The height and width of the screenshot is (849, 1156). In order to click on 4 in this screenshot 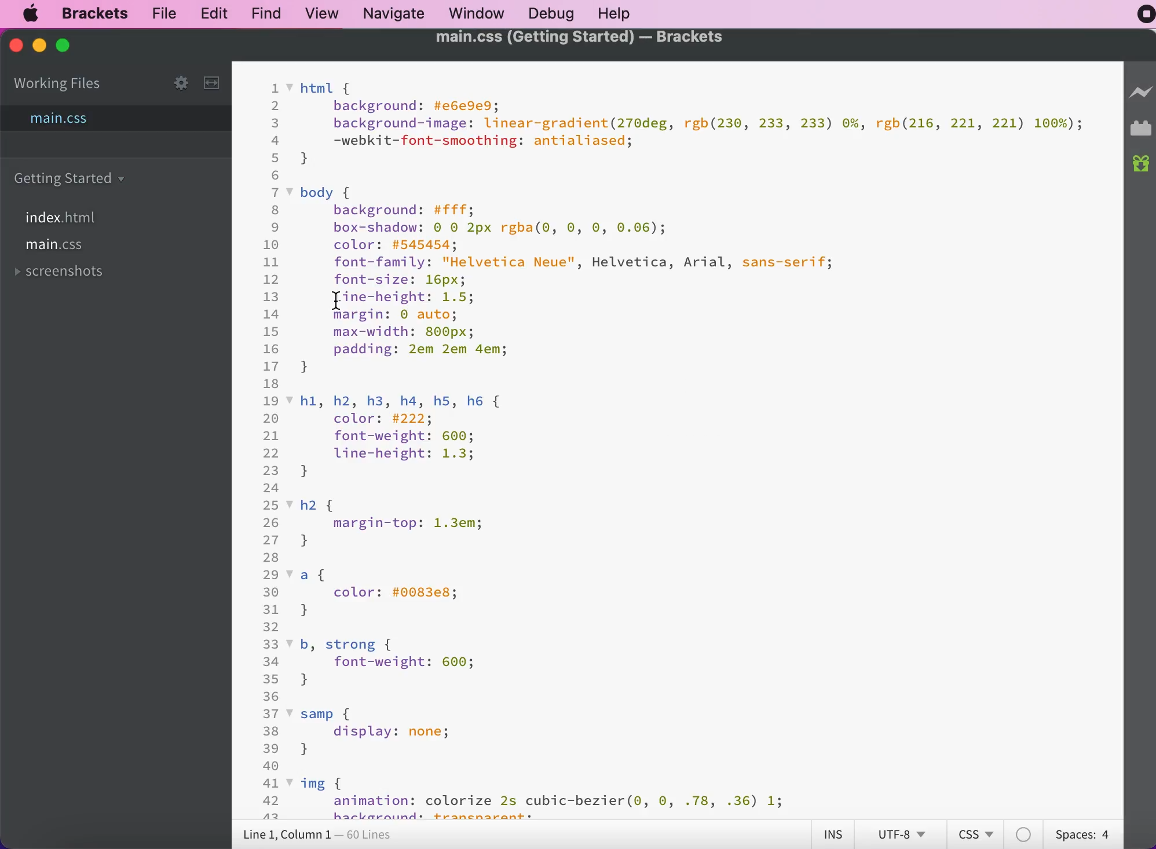, I will do `click(276, 140)`.